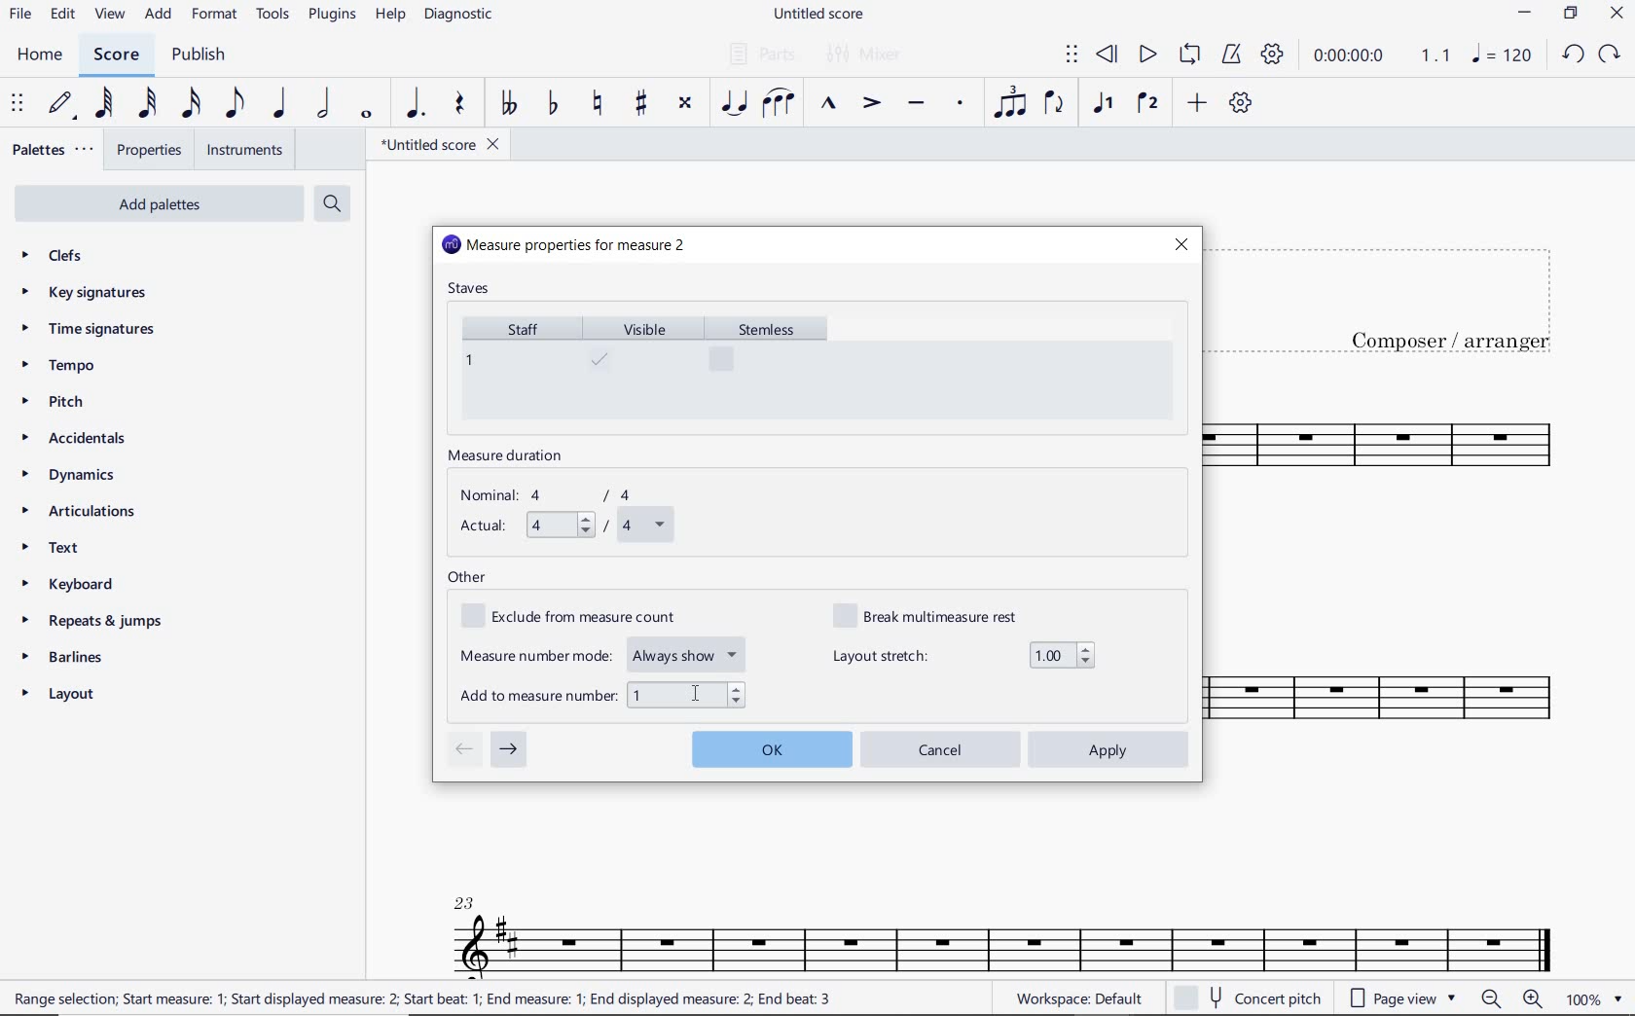  I want to click on apply, so click(1110, 749).